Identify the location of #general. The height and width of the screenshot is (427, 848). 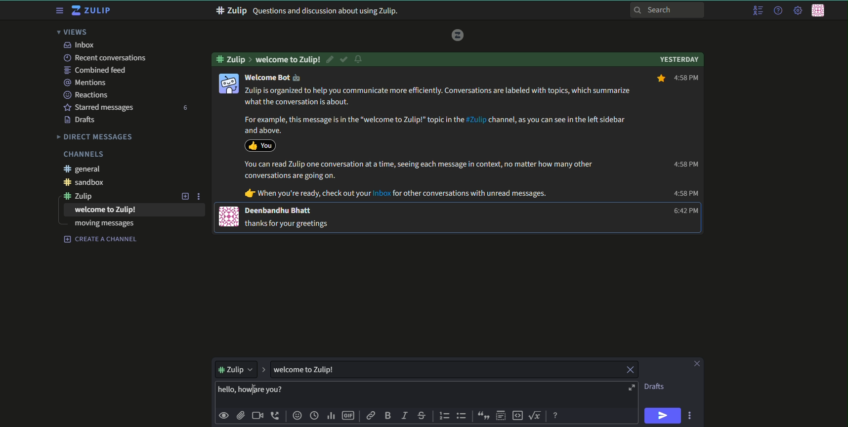
(85, 169).